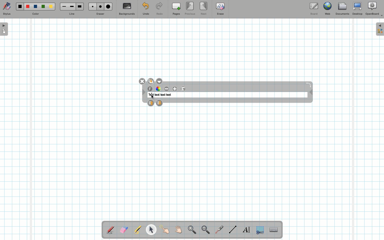 The width and height of the screenshot is (384, 240). I want to click on Web, so click(327, 10).